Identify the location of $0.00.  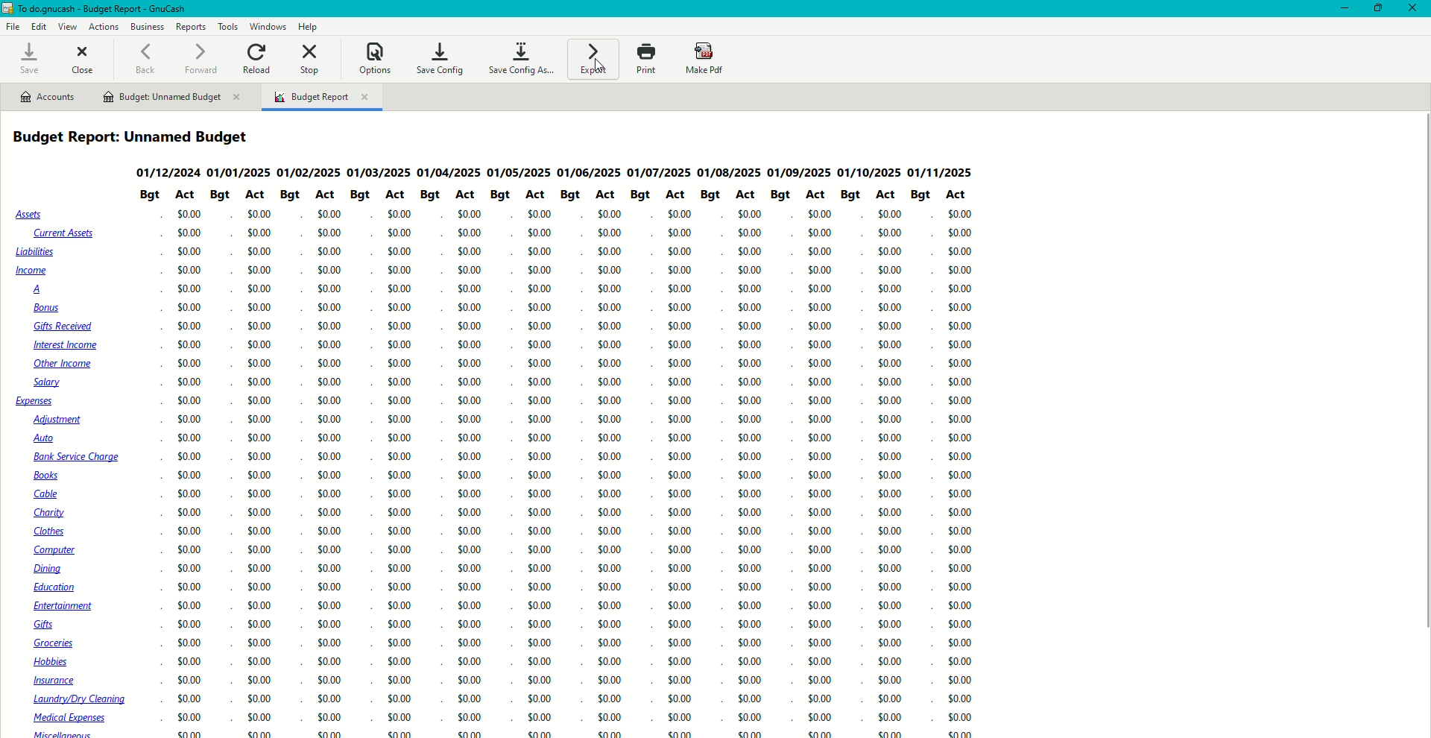
(608, 567).